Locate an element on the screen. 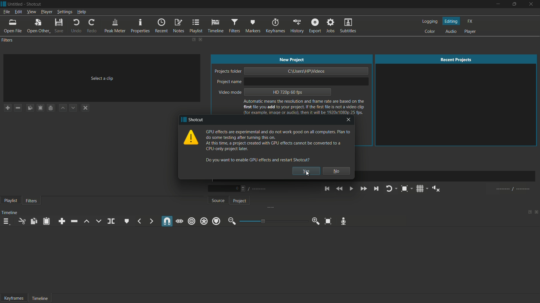 Image resolution: width=540 pixels, height=303 pixels. hd 720p 60 fps is located at coordinates (287, 92).